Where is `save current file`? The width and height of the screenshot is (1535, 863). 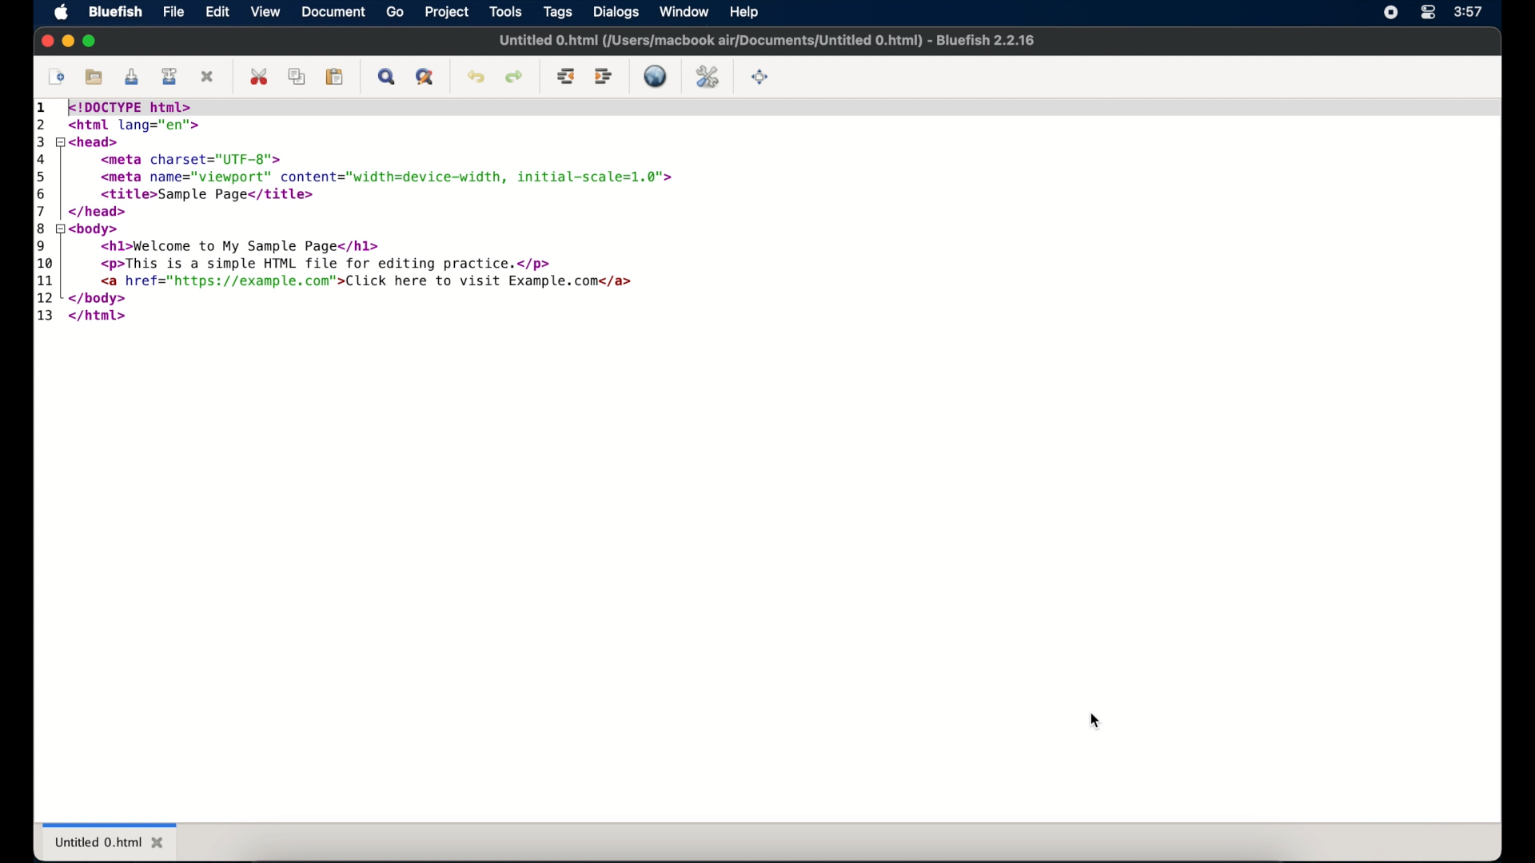 save current file is located at coordinates (131, 78).